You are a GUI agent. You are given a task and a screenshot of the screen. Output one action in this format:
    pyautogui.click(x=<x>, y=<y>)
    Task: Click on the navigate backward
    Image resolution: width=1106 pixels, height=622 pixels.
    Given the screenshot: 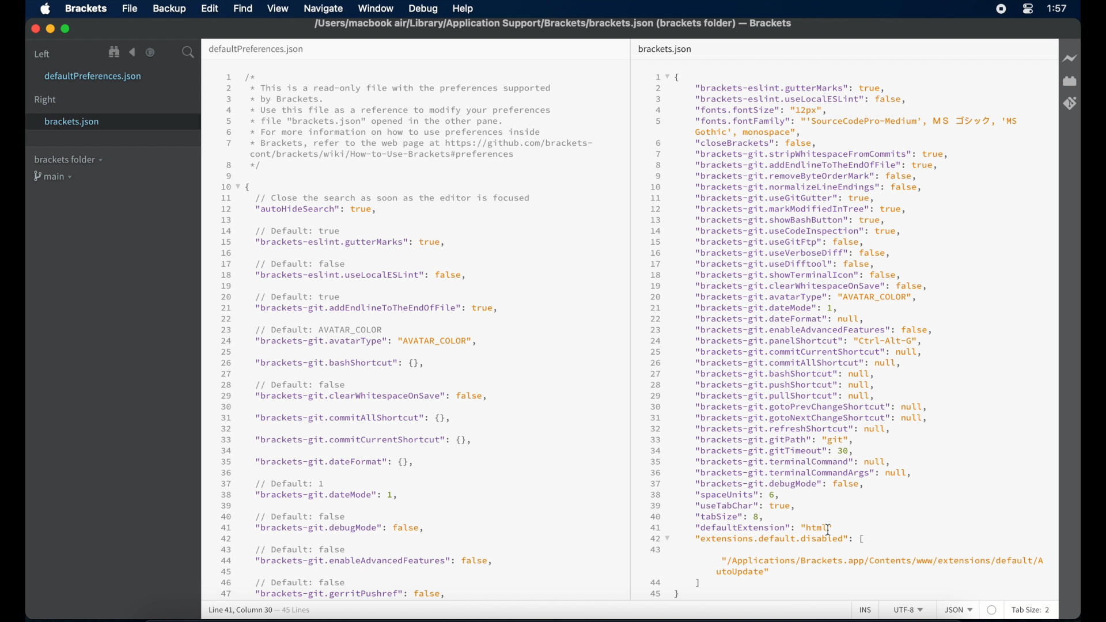 What is the action you would take?
    pyautogui.click(x=132, y=52)
    